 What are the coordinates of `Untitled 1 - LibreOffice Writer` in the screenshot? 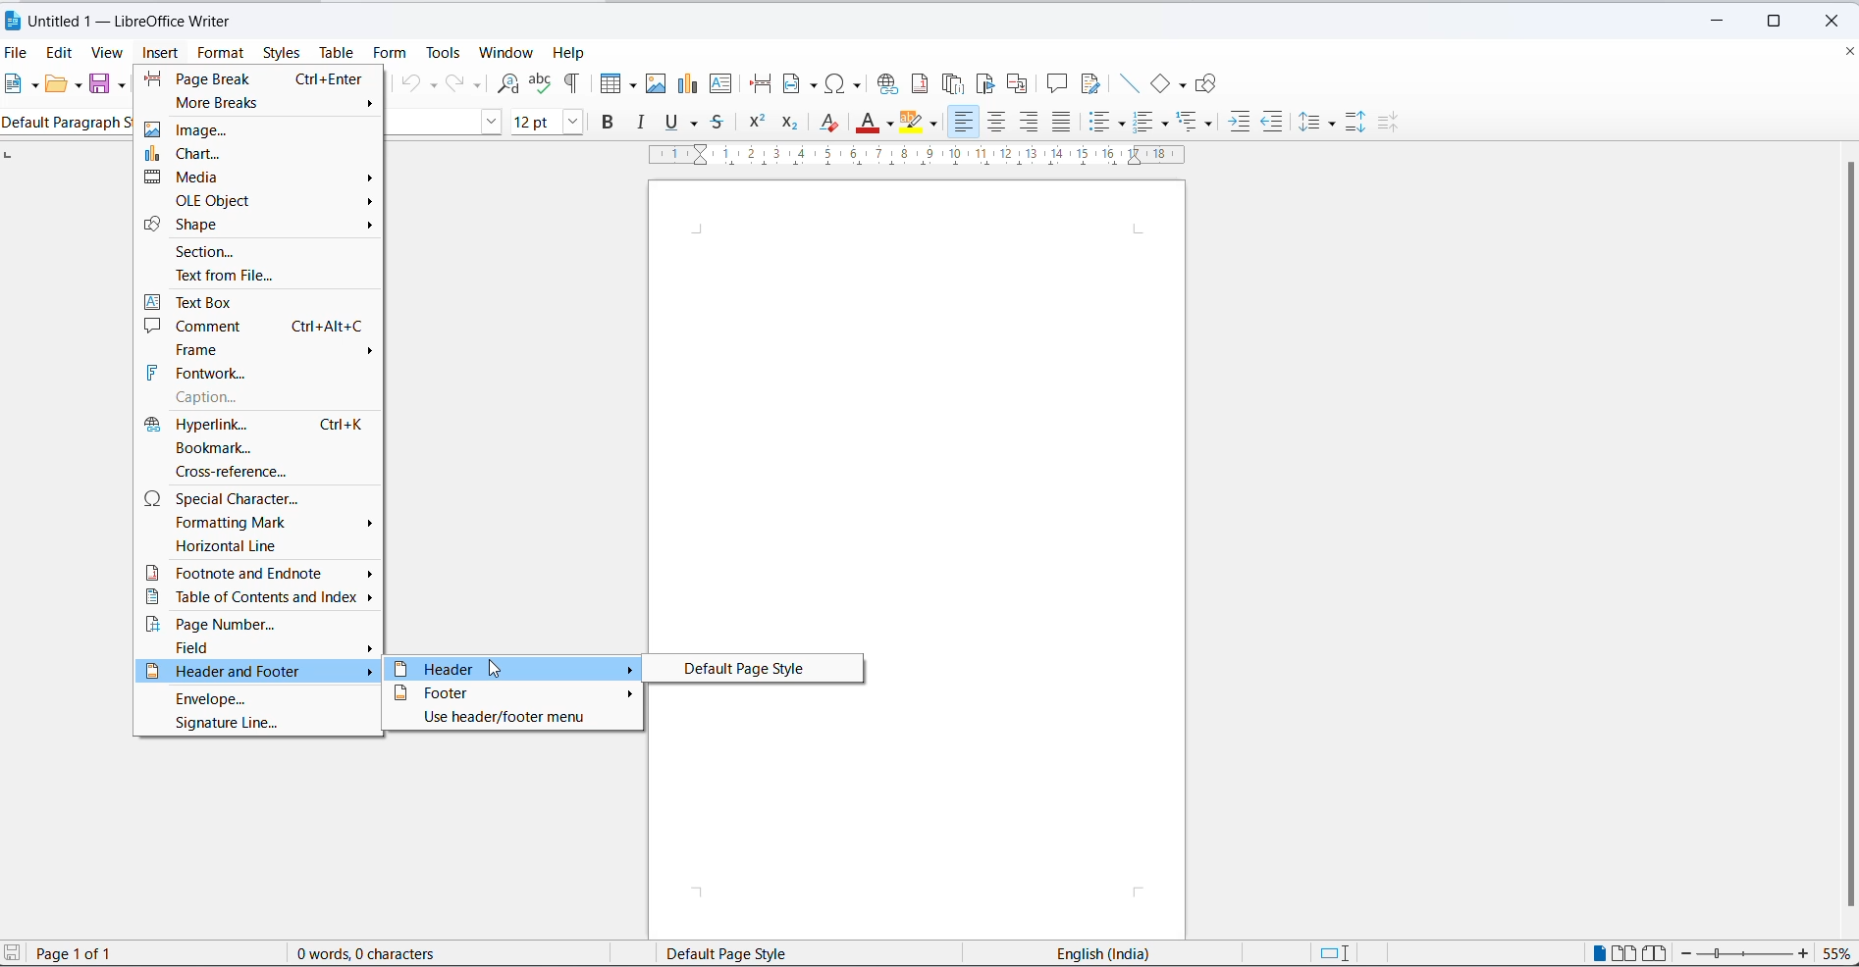 It's located at (149, 23).